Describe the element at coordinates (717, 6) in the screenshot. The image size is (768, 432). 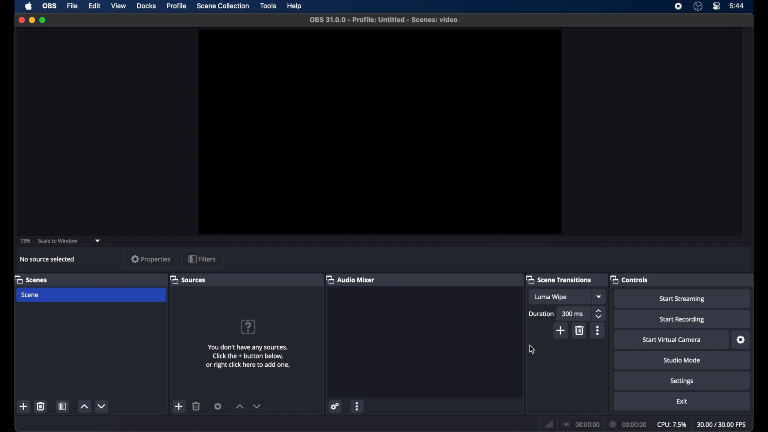
I see `control center` at that location.